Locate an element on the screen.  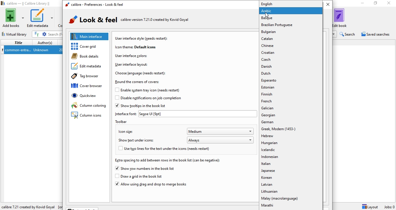
georgian is located at coordinates (291, 116).